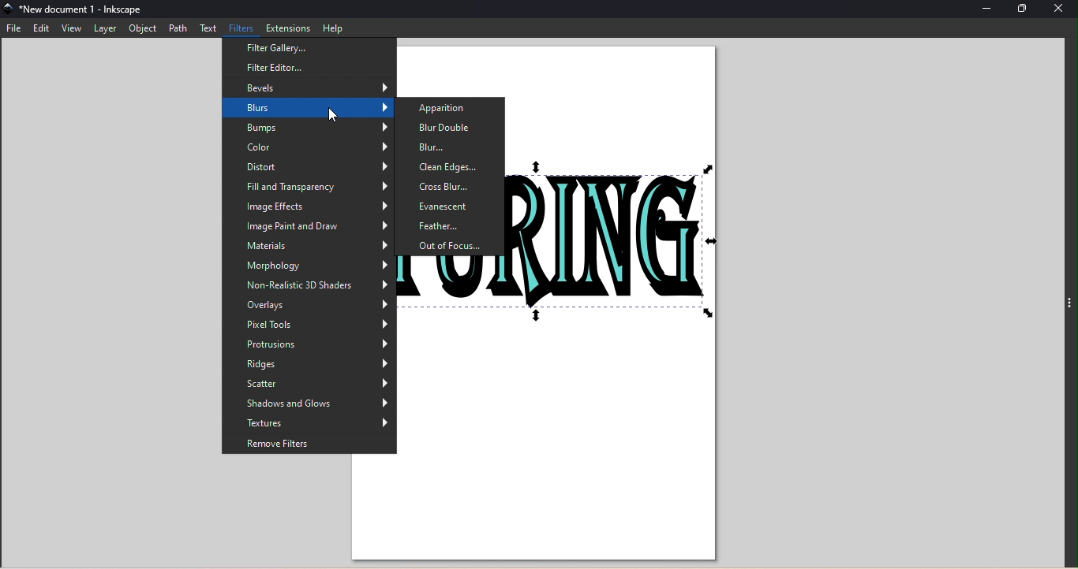  What do you see at coordinates (310, 446) in the screenshot?
I see `Remove filters` at bounding box center [310, 446].